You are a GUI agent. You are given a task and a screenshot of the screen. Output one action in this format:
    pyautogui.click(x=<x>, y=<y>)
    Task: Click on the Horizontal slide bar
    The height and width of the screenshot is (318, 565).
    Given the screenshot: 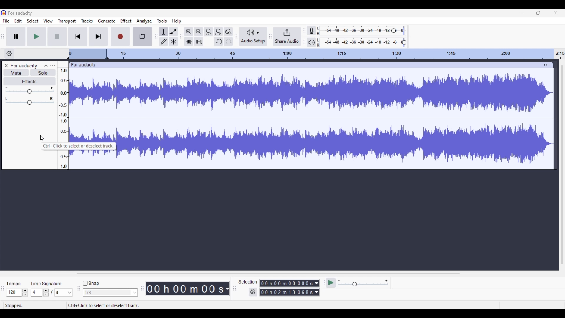 What is the action you would take?
    pyautogui.click(x=268, y=274)
    